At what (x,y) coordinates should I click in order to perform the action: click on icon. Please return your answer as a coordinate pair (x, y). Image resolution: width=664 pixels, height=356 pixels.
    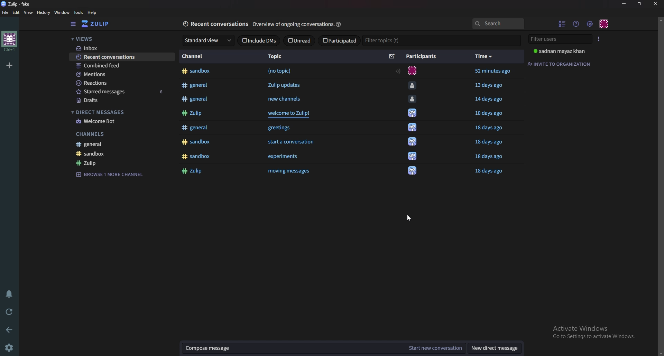
    Looking at the image, I should click on (413, 128).